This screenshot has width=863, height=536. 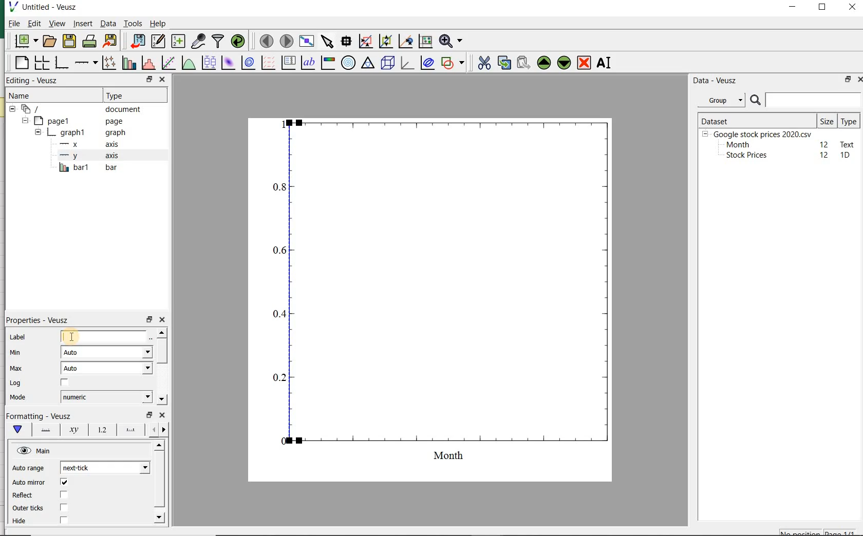 What do you see at coordinates (852, 8) in the screenshot?
I see `close` at bounding box center [852, 8].